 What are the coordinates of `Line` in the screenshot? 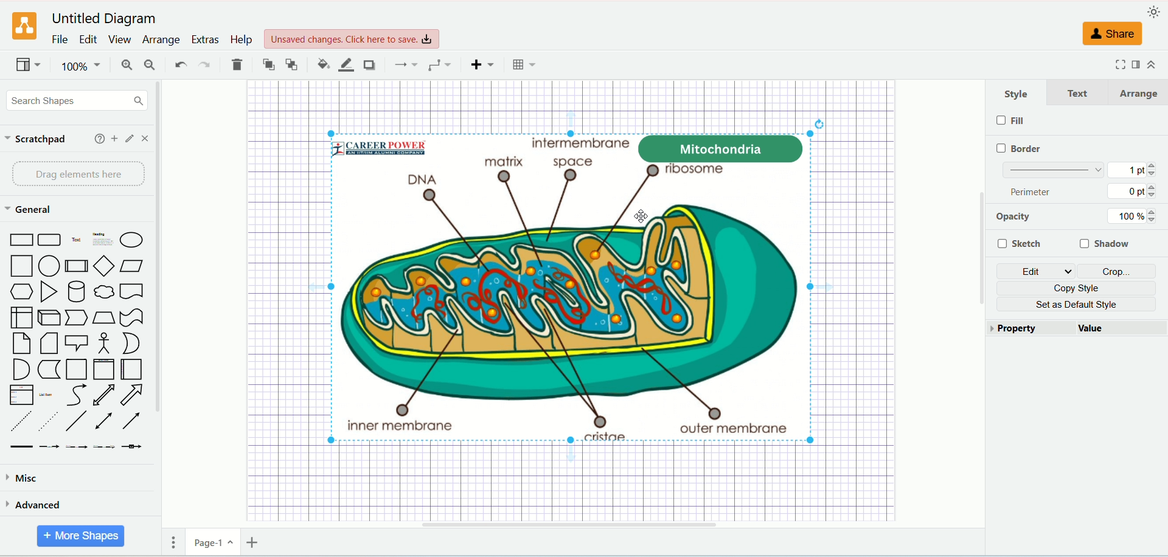 It's located at (77, 423).